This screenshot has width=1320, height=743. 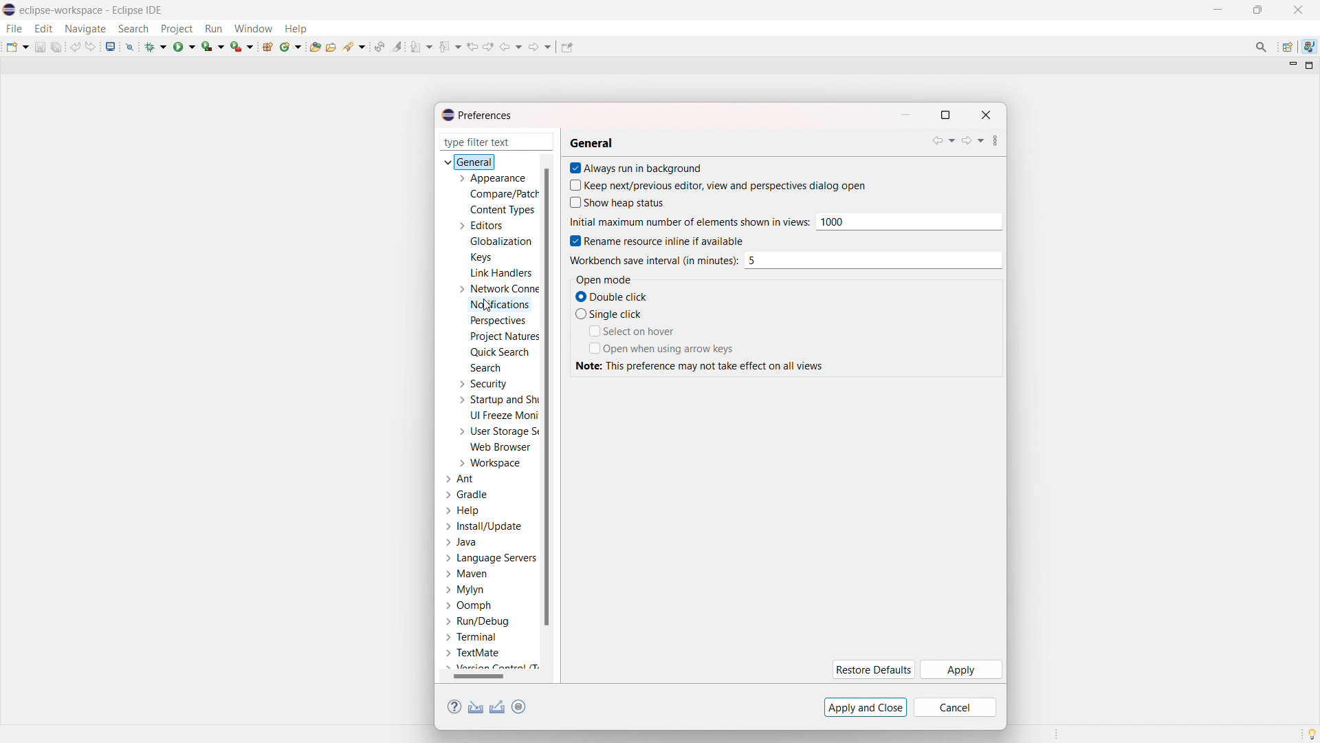 I want to click on new, so click(x=17, y=46).